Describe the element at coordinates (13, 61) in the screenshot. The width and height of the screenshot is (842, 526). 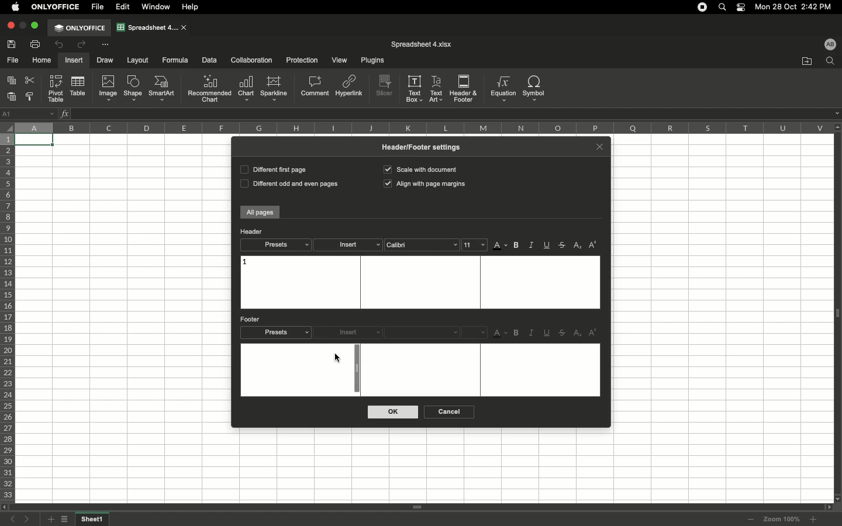
I see `File` at that location.